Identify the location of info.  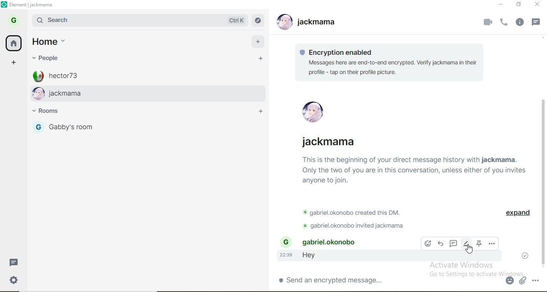
(519, 23).